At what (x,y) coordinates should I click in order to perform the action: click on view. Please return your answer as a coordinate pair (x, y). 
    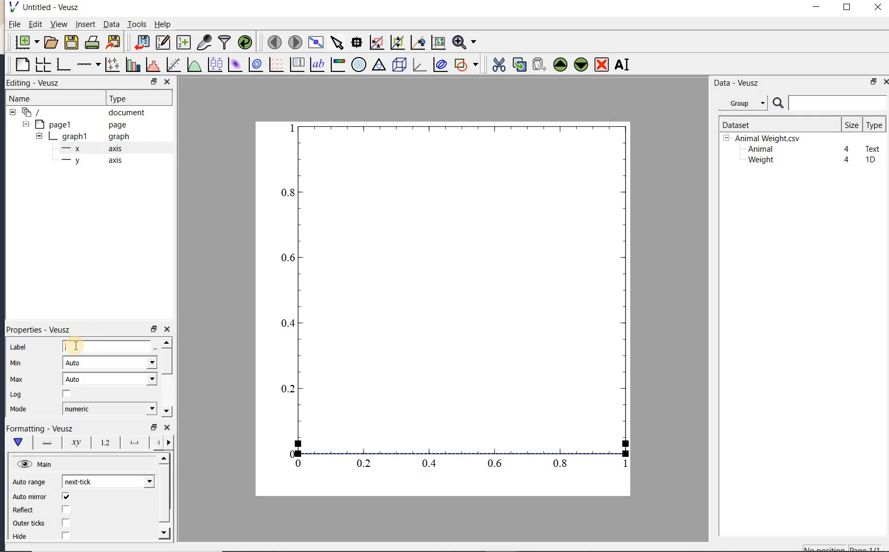
    Looking at the image, I should click on (58, 25).